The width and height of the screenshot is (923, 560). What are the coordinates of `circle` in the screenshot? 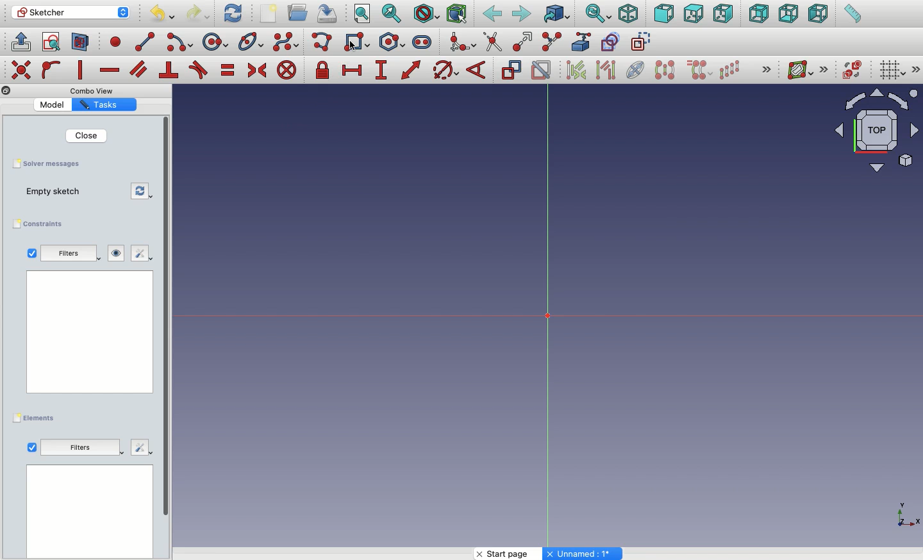 It's located at (215, 42).